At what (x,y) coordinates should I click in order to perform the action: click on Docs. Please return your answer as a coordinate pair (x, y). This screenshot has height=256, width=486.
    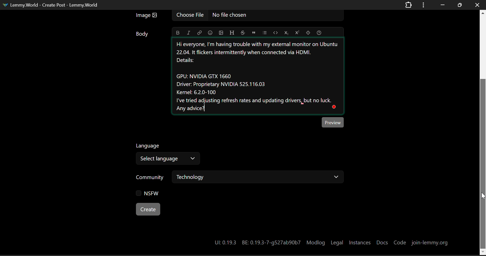
    Looking at the image, I should click on (382, 242).